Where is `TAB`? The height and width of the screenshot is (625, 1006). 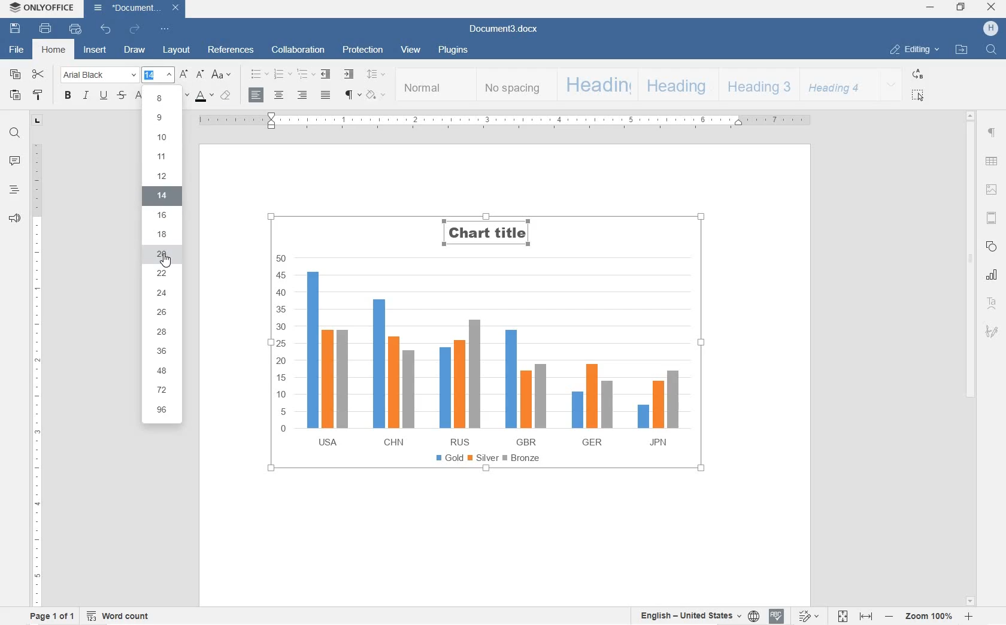 TAB is located at coordinates (38, 120).